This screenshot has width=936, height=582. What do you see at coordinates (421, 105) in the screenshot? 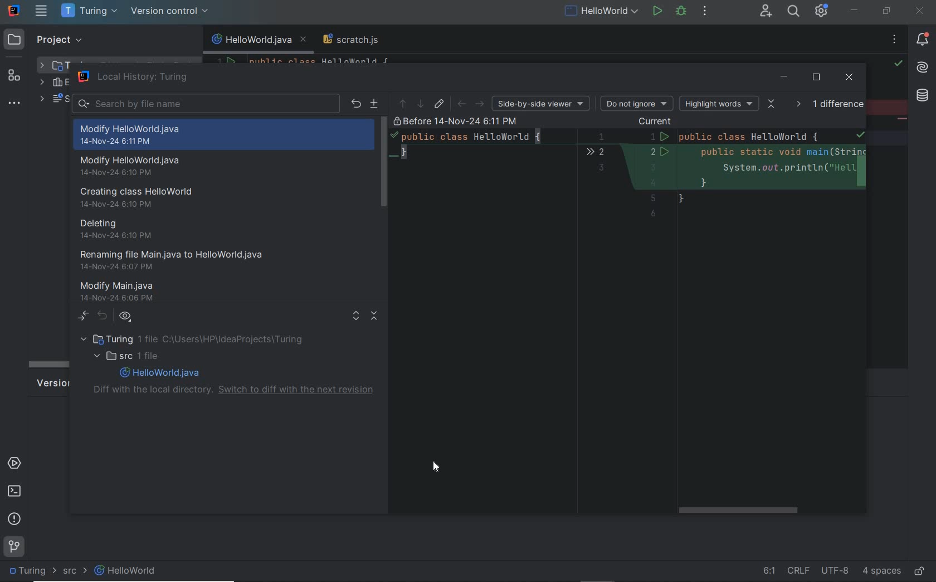
I see `next differences` at bounding box center [421, 105].